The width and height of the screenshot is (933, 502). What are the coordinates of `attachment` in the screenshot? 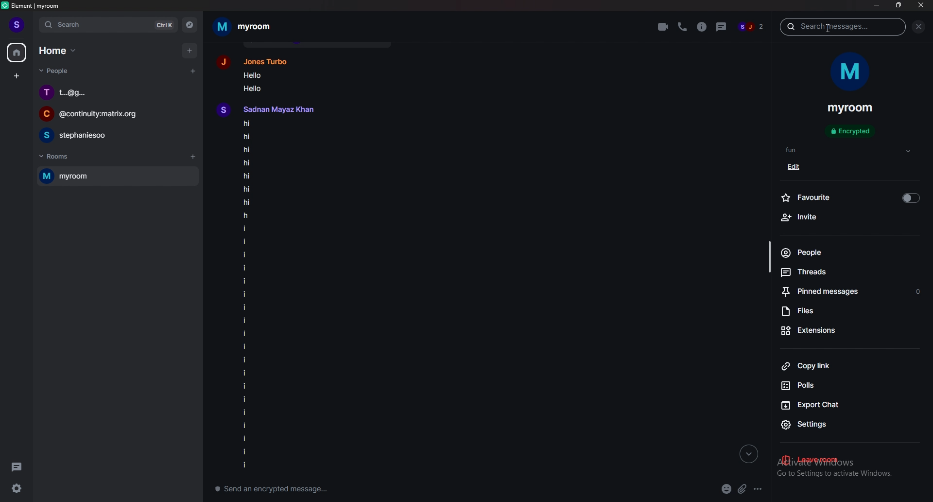 It's located at (742, 488).